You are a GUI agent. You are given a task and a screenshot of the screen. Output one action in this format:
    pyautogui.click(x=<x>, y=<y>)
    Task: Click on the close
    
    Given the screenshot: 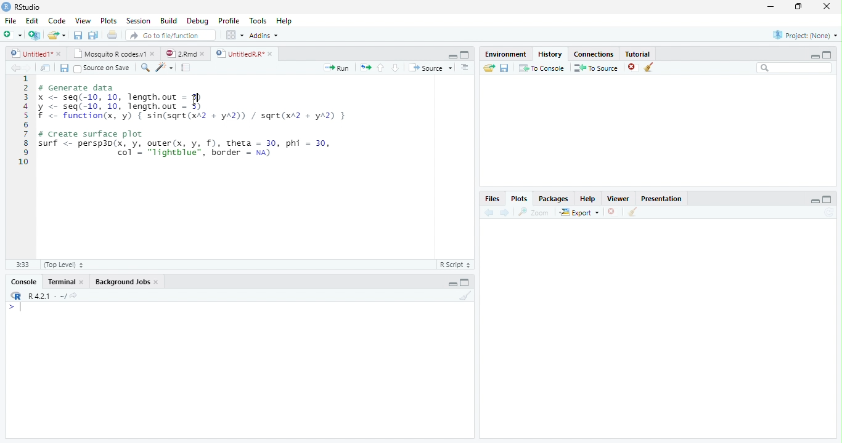 What is the action you would take?
    pyautogui.click(x=59, y=54)
    